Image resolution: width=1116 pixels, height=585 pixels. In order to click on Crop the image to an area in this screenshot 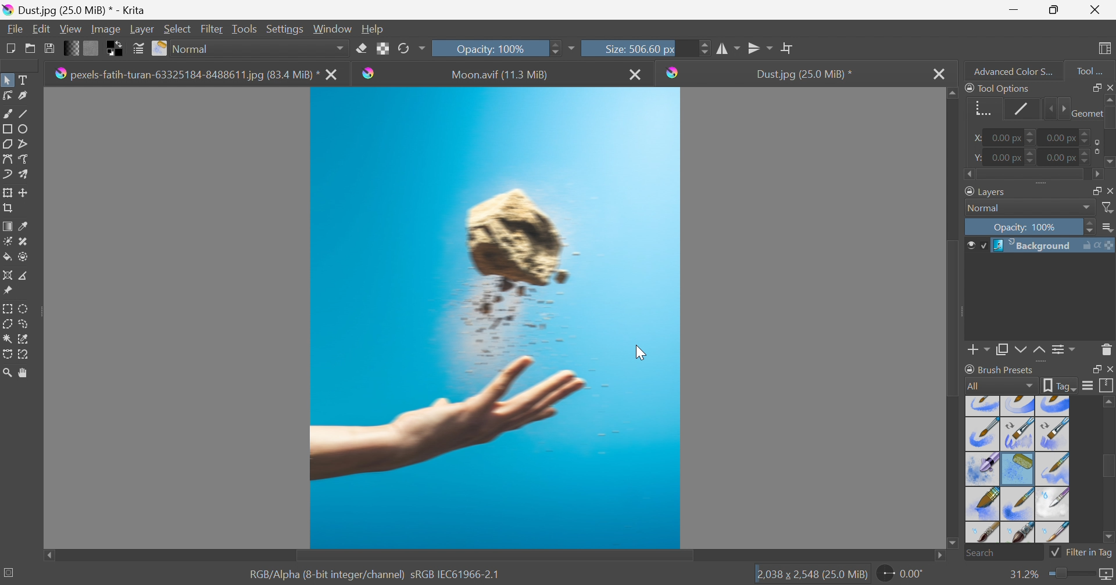, I will do `click(9, 210)`.